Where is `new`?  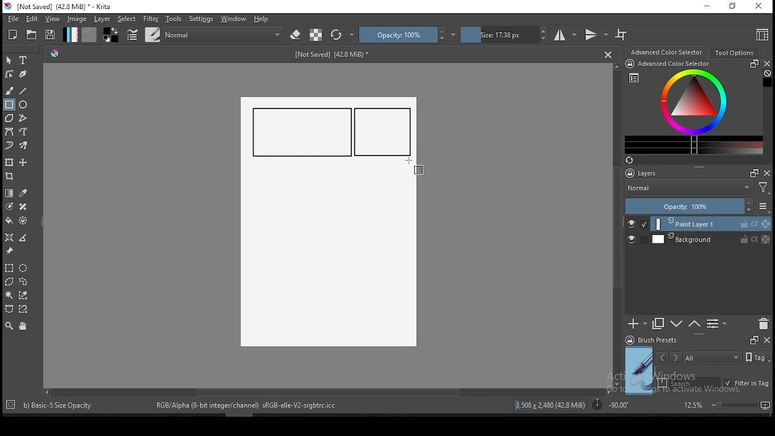
new is located at coordinates (13, 35).